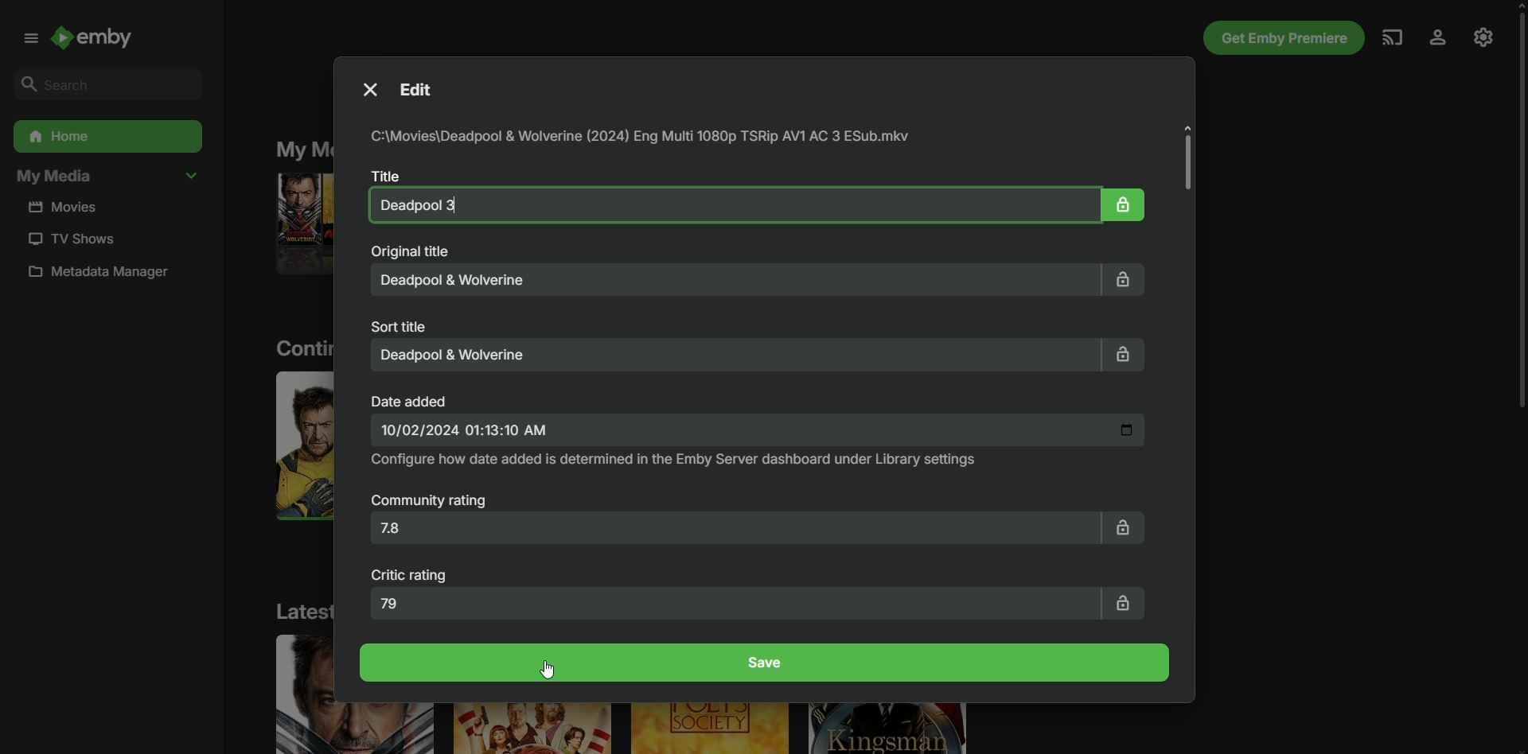  What do you see at coordinates (1125, 203) in the screenshot?
I see `Lock` at bounding box center [1125, 203].